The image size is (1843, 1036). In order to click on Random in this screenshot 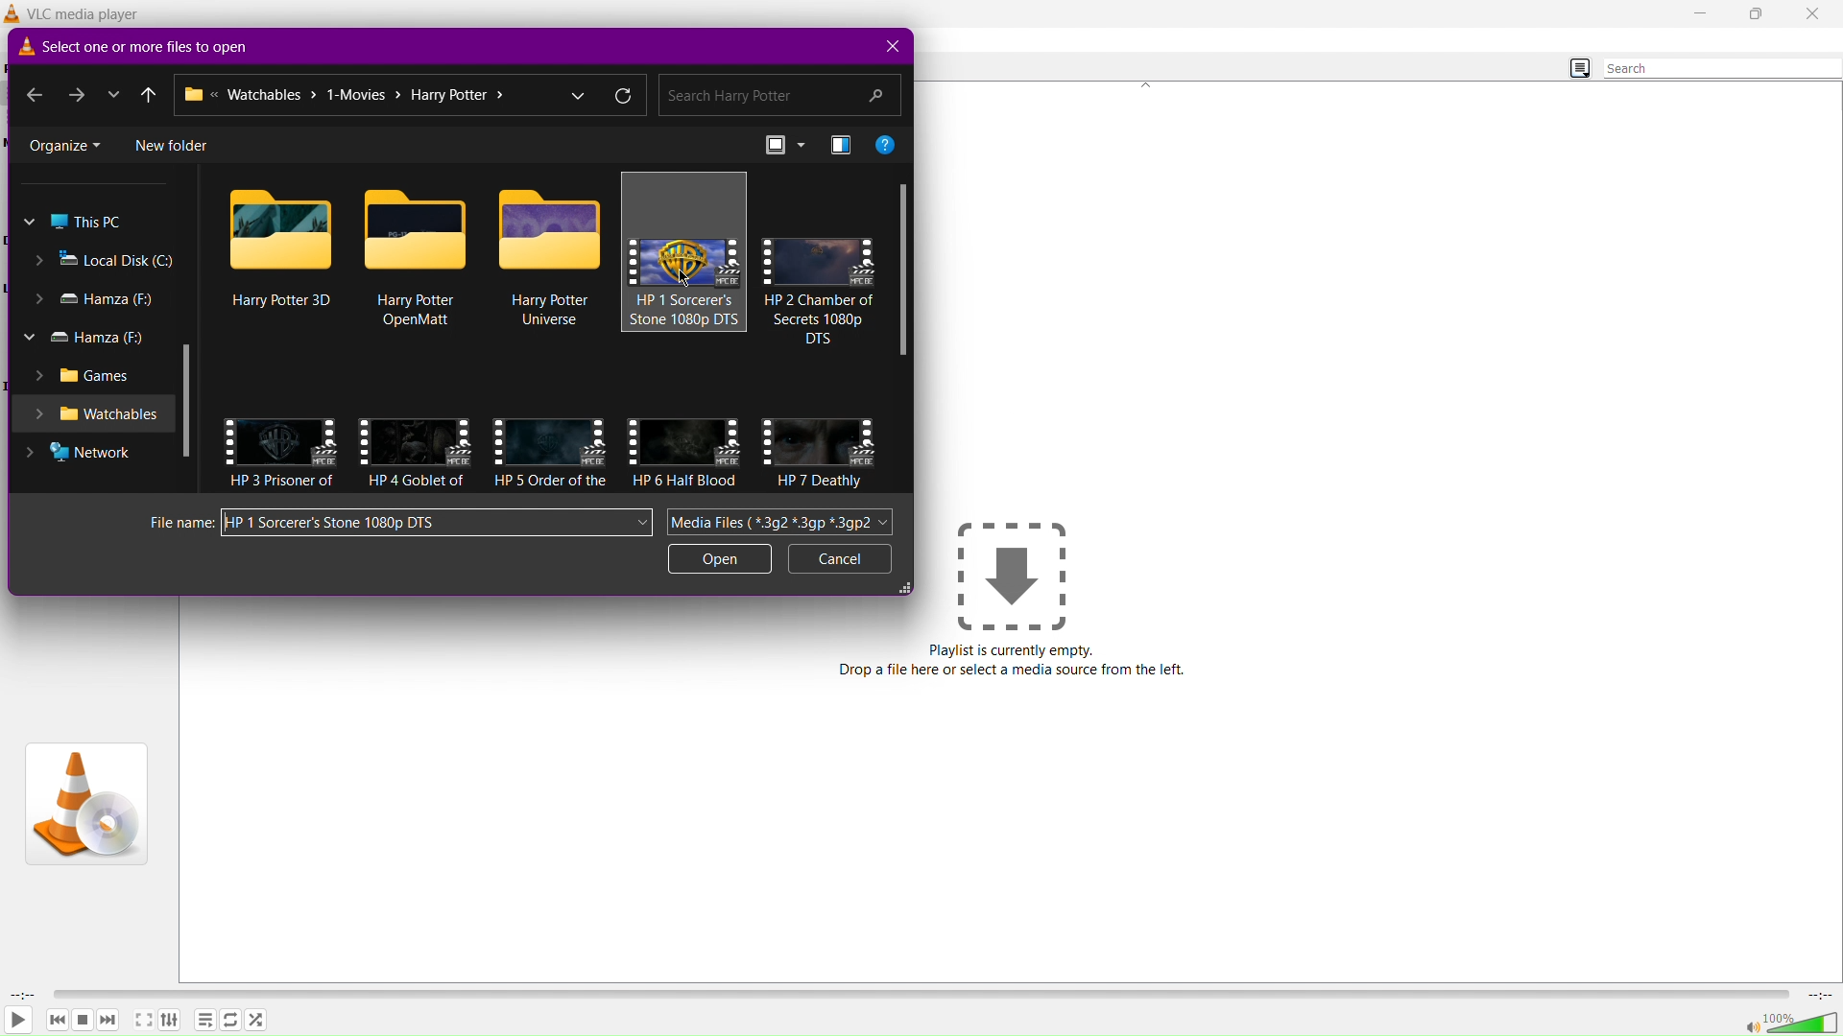, I will do `click(256, 1020)`.